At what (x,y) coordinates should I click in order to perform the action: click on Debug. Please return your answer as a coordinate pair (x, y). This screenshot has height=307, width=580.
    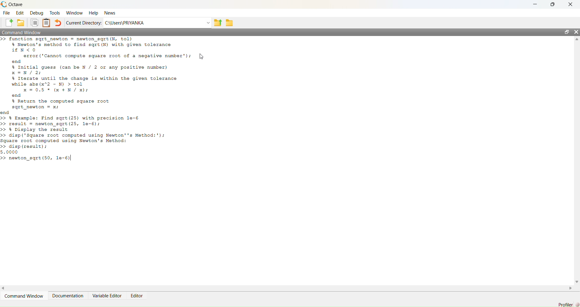
    Looking at the image, I should click on (37, 13).